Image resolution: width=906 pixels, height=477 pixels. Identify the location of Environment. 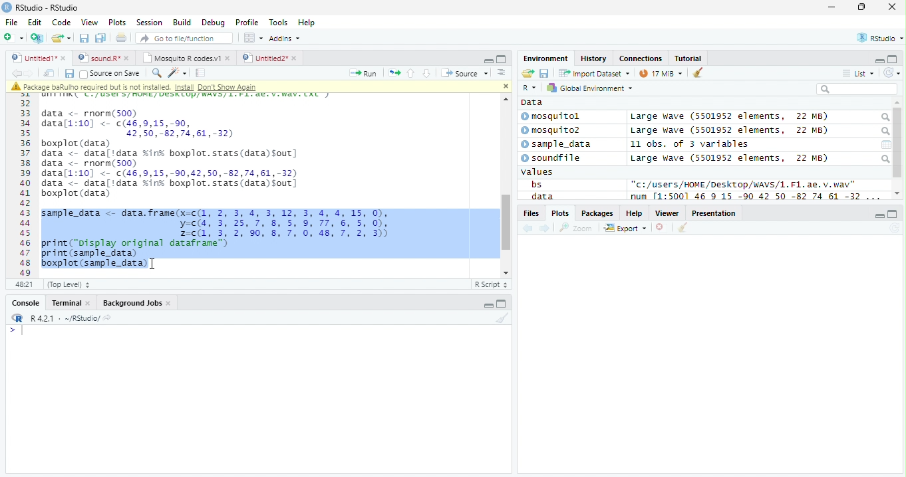
(546, 58).